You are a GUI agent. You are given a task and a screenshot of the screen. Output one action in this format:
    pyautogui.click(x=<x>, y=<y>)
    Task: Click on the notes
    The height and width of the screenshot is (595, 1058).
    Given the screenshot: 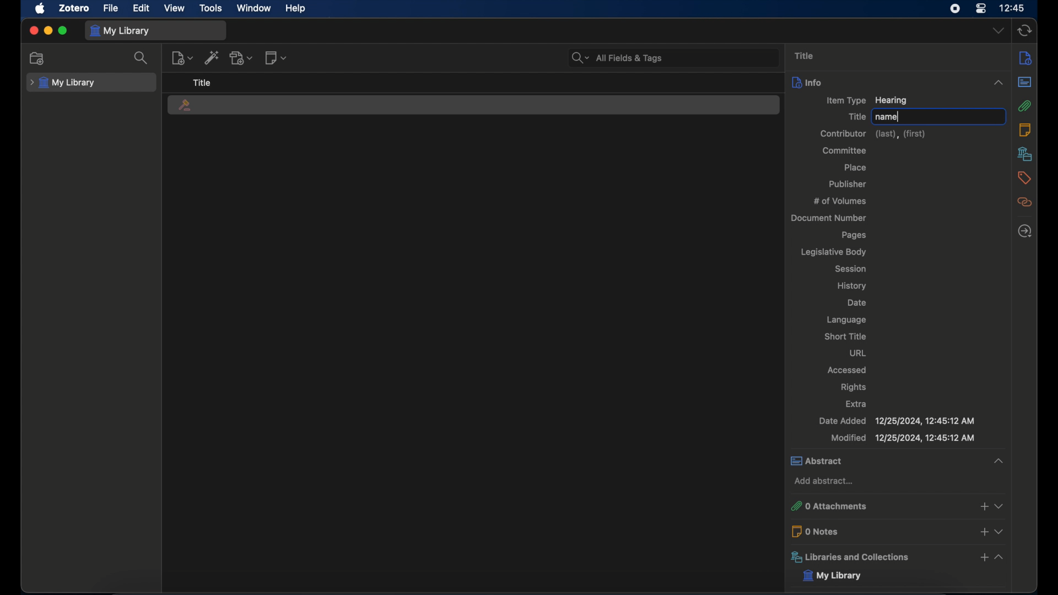 What is the action you would take?
    pyautogui.click(x=1024, y=130)
    